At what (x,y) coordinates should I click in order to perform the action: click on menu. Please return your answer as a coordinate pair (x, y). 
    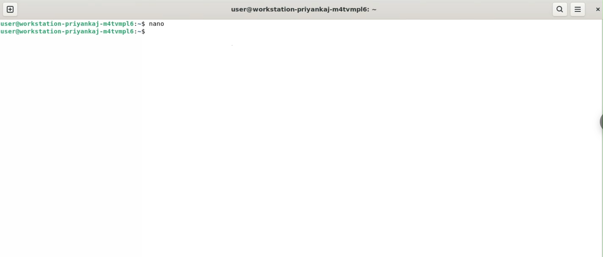
    Looking at the image, I should click on (577, 9).